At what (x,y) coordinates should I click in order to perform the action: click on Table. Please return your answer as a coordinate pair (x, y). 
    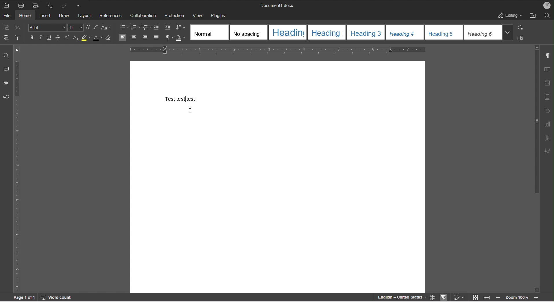
    Looking at the image, I should click on (547, 70).